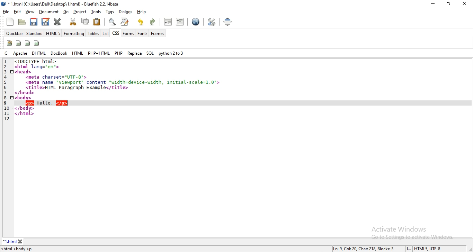 The width and height of the screenshot is (473, 252). I want to click on <head>, so click(24, 72).